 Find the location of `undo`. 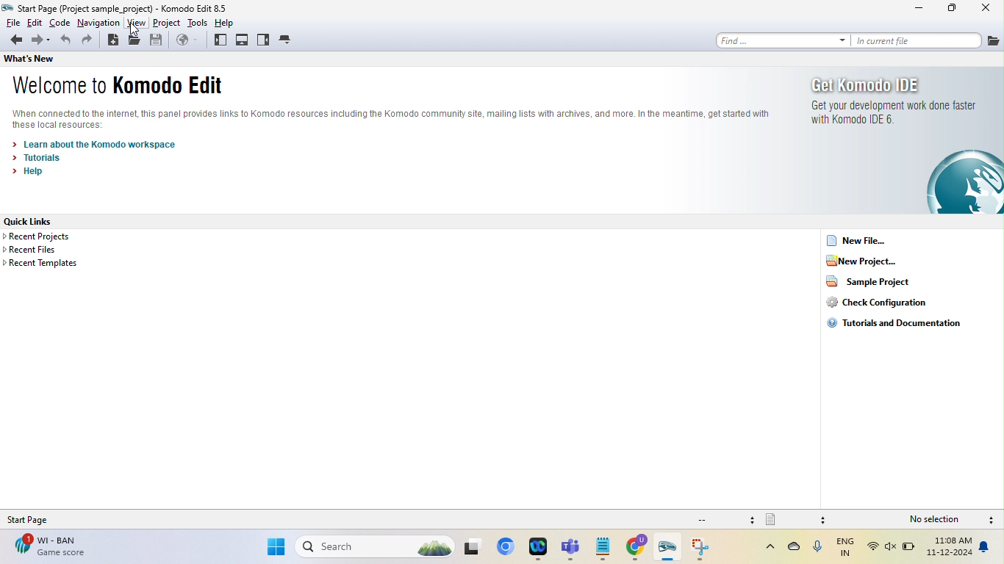

undo is located at coordinates (66, 42).